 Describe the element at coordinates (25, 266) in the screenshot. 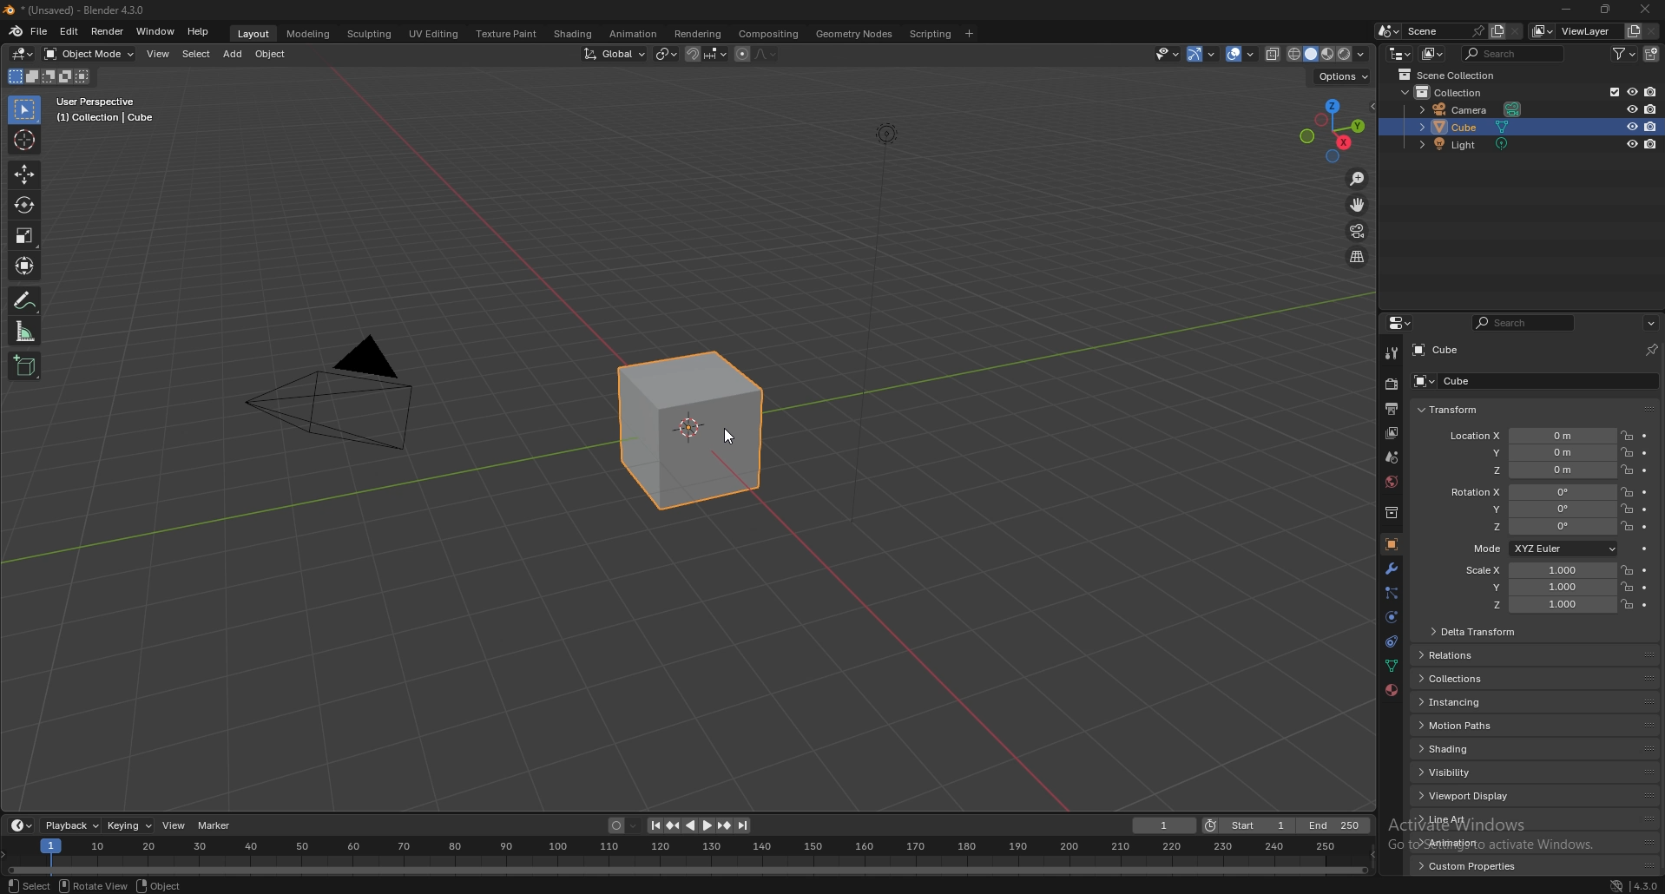

I see `transform` at that location.